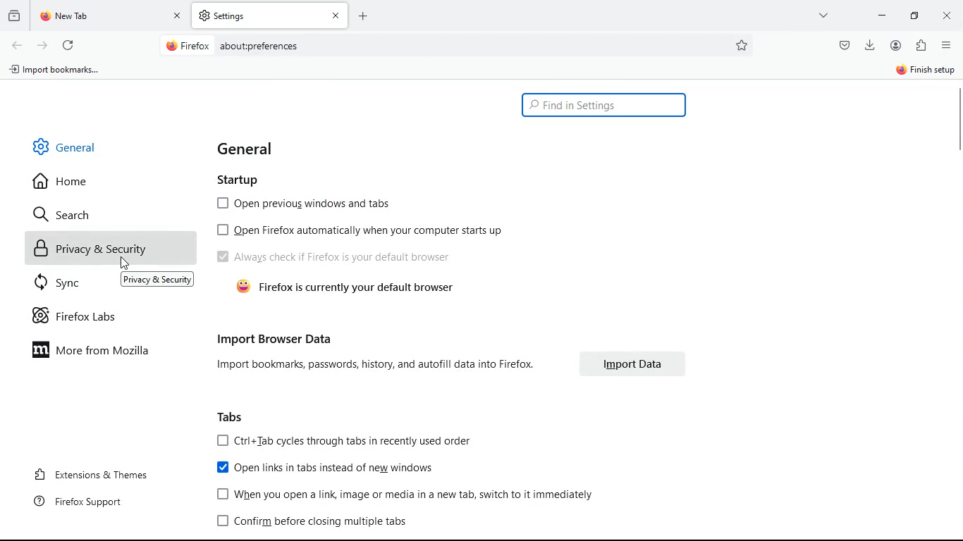 Image resolution: width=963 pixels, height=541 pixels. Describe the element at coordinates (899, 45) in the screenshot. I see `profile` at that location.